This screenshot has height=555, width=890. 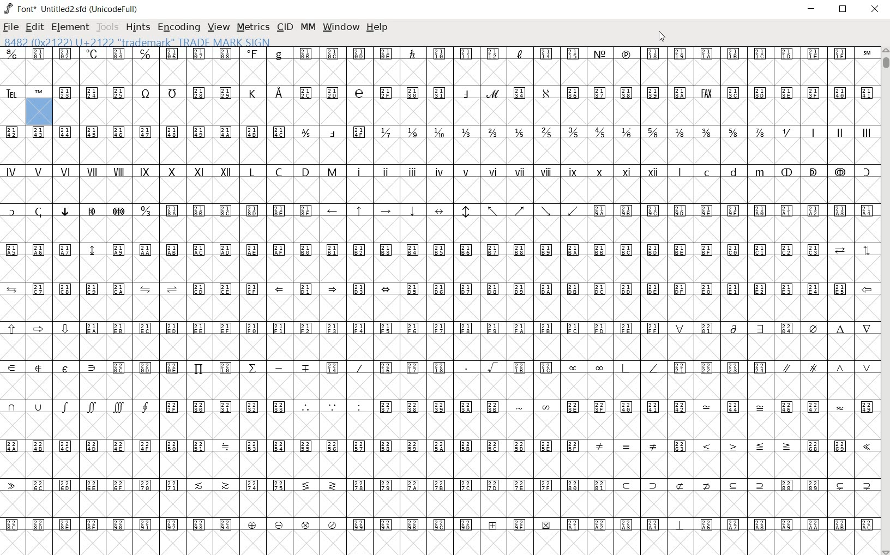 What do you see at coordinates (811, 8) in the screenshot?
I see `MINIMIZE` at bounding box center [811, 8].